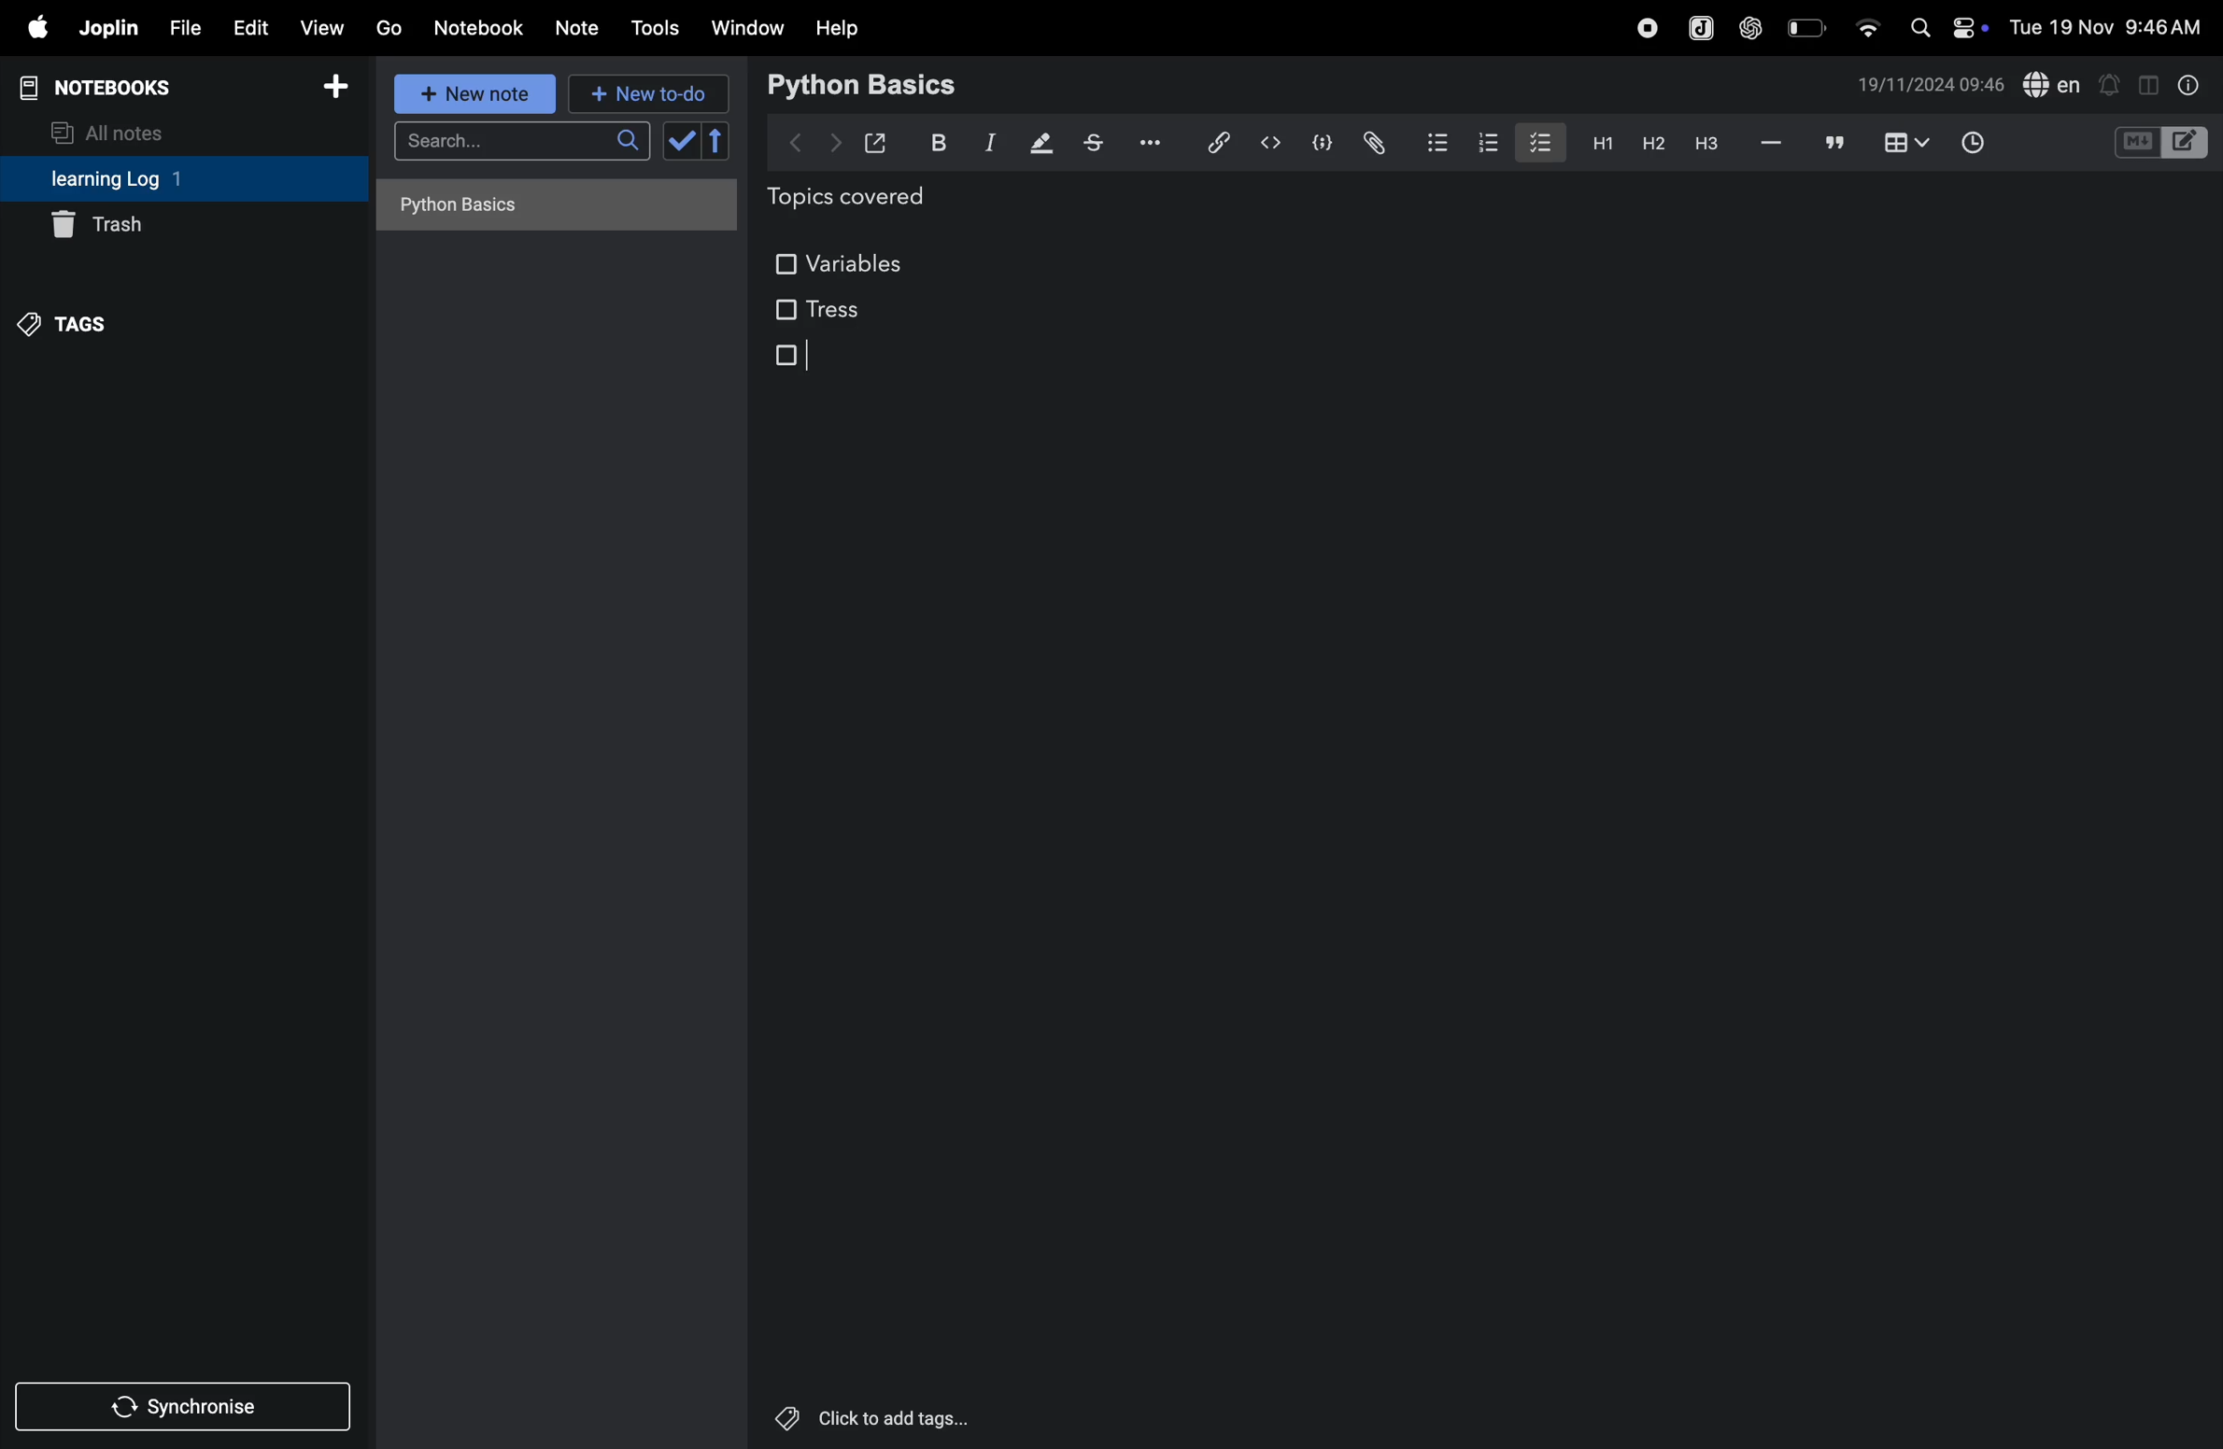 Image resolution: width=2223 pixels, height=1449 pixels. What do you see at coordinates (1698, 27) in the screenshot?
I see `joplin` at bounding box center [1698, 27].